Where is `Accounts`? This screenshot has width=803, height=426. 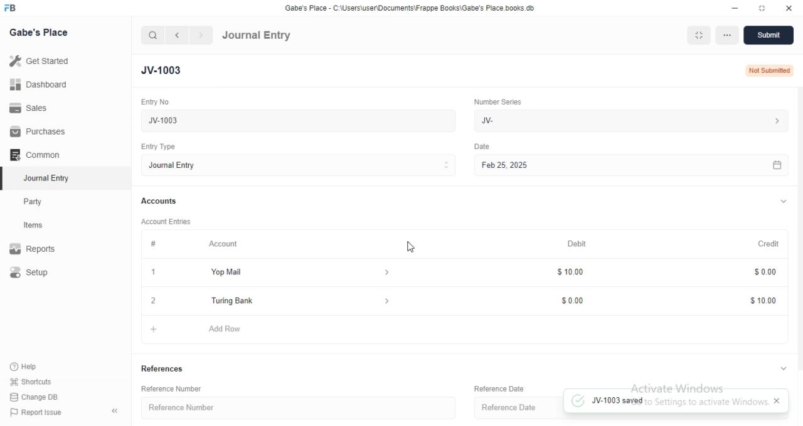
Accounts is located at coordinates (160, 202).